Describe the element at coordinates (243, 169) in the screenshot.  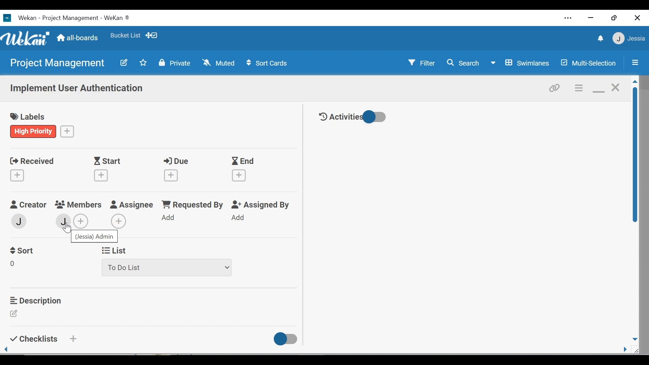
I see `X End` at that location.